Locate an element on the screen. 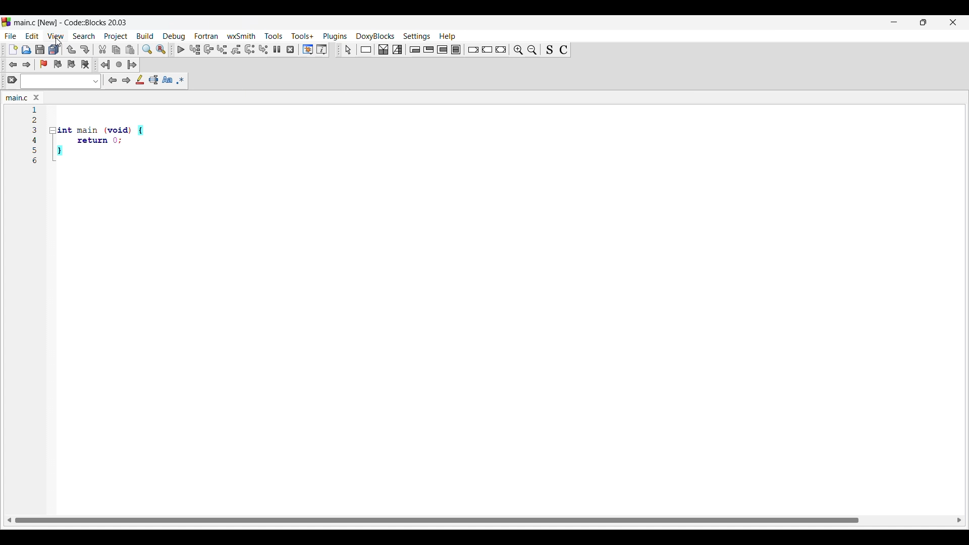 This screenshot has height=545, width=969. Couting loop is located at coordinates (442, 49).